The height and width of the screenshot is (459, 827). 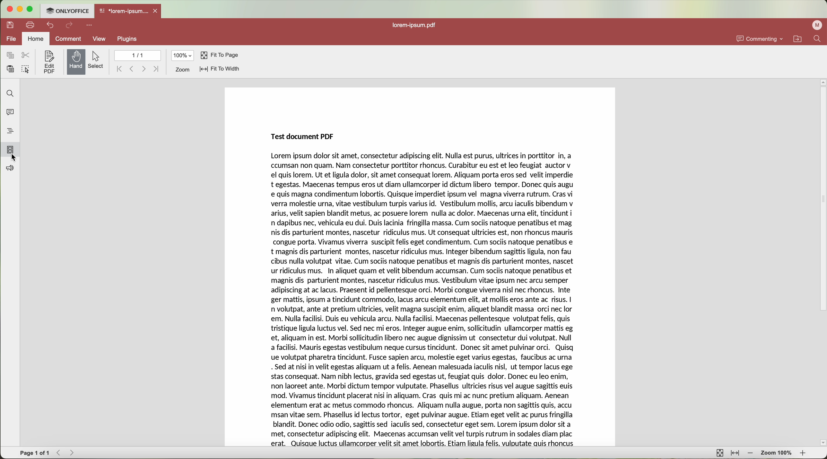 I want to click on customize quick access toolbar, so click(x=89, y=25).